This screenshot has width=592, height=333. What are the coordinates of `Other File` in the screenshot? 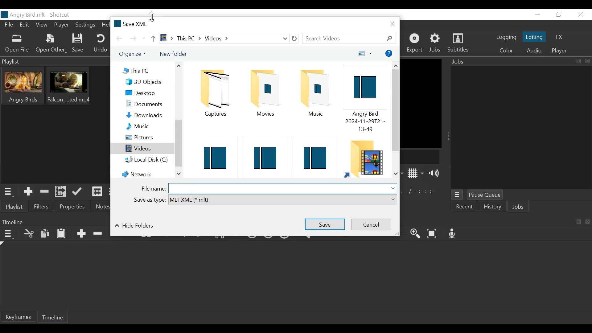 It's located at (50, 43).